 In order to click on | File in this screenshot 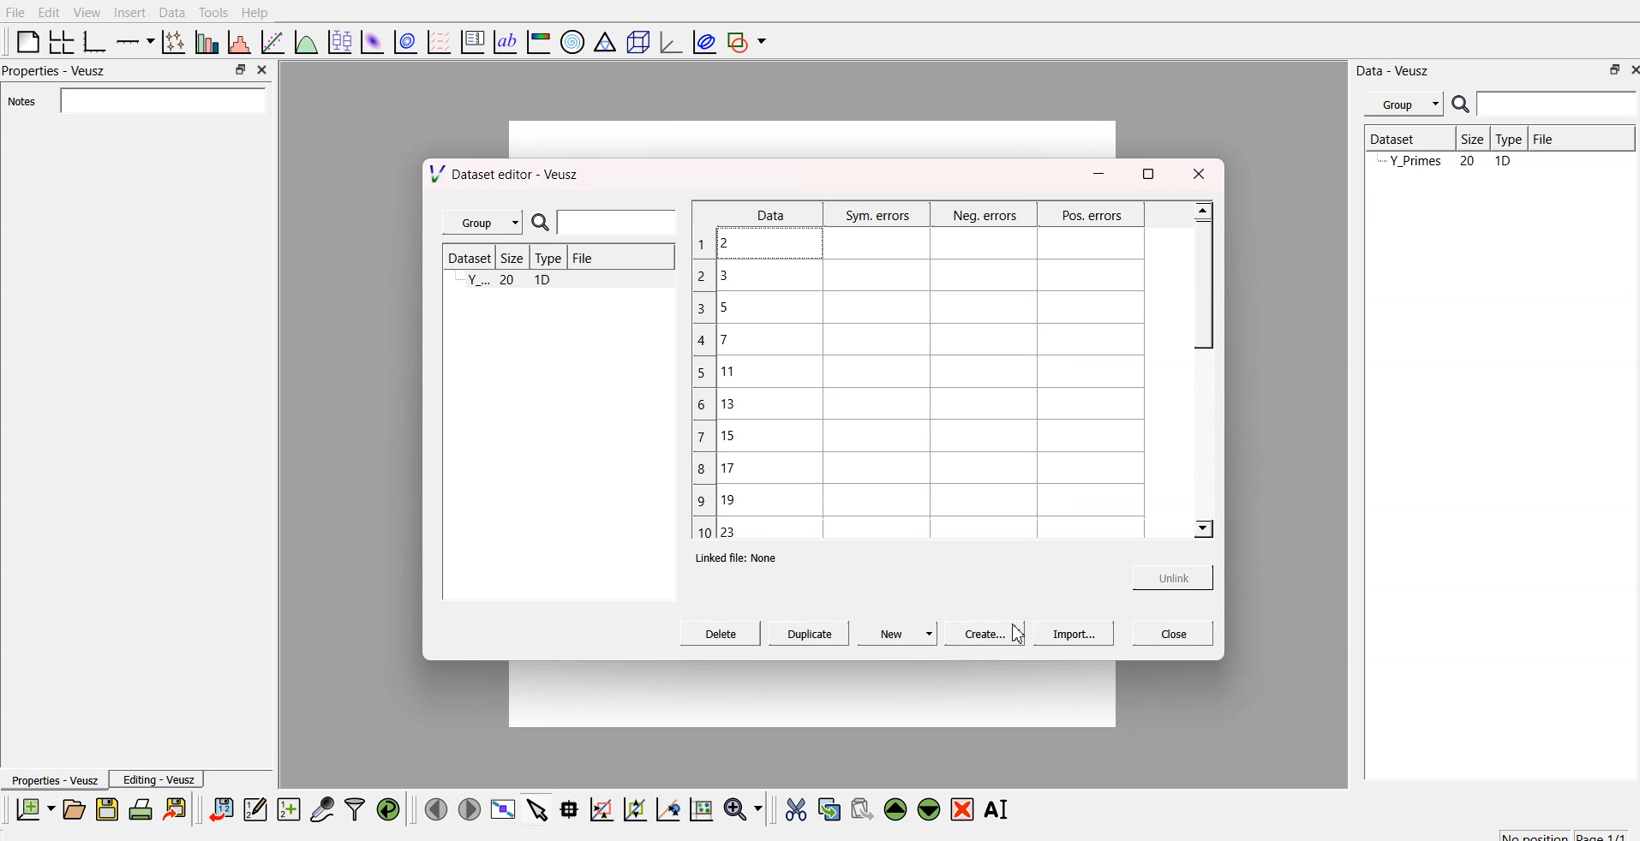, I will do `click(581, 257)`.